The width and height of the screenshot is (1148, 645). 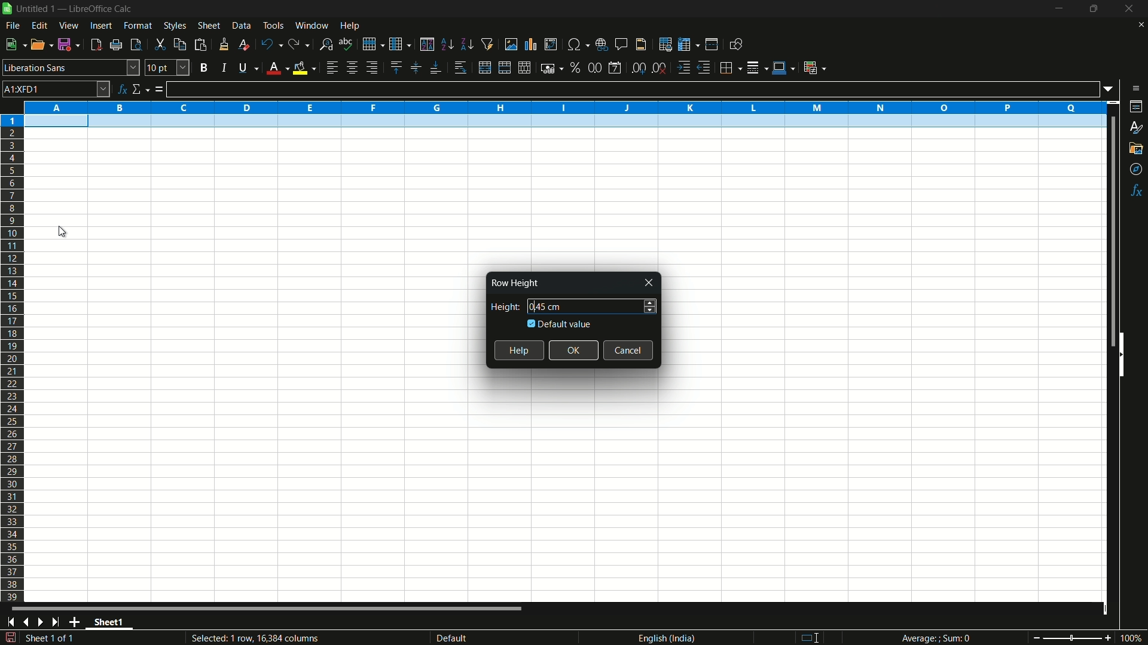 What do you see at coordinates (471, 638) in the screenshot?
I see `default` at bounding box center [471, 638].